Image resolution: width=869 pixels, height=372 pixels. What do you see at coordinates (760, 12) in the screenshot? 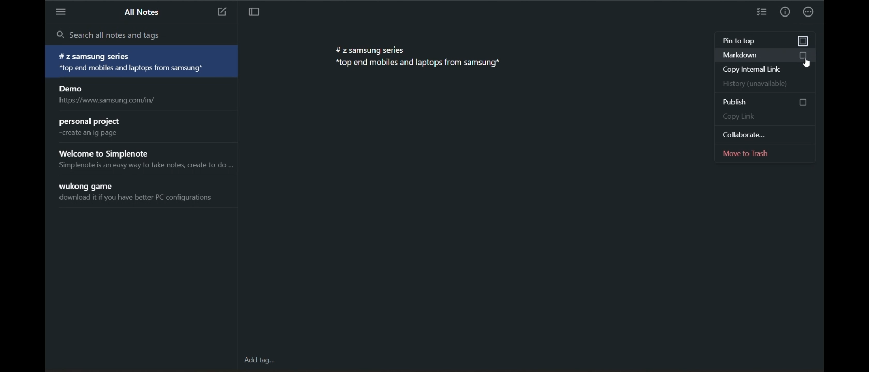
I see `insert checklist` at bounding box center [760, 12].